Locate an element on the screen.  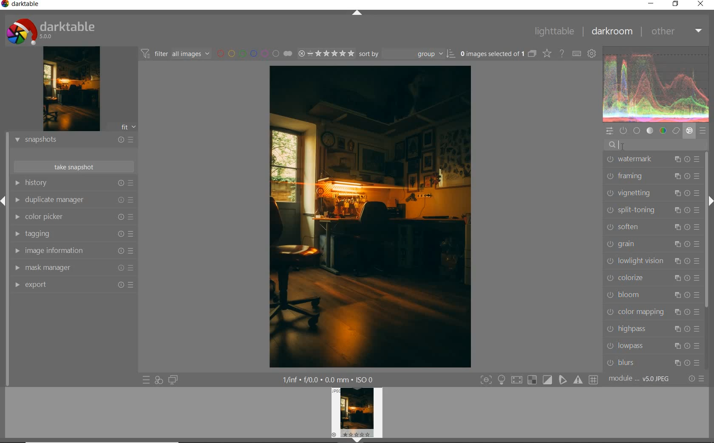
selected image is located at coordinates (371, 217).